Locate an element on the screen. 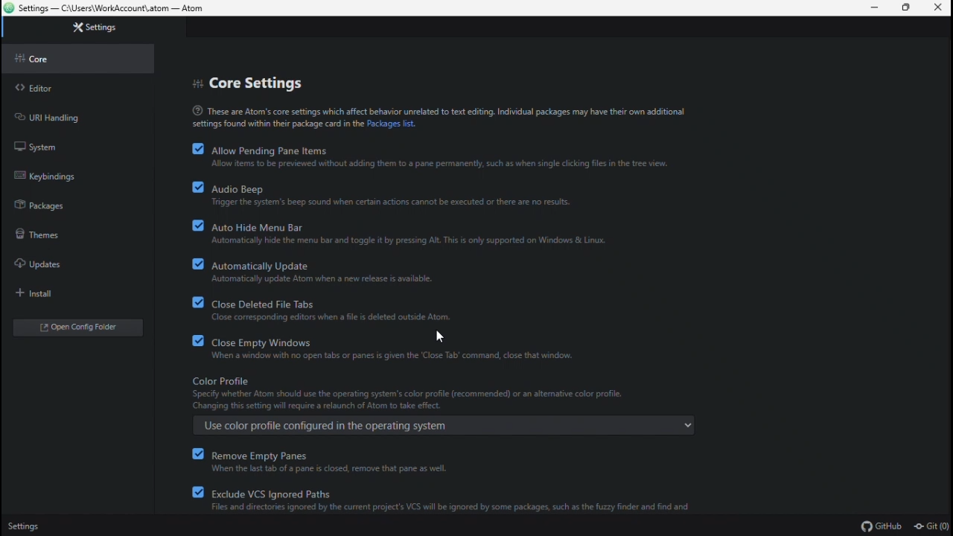 The image size is (953, 536). auto hide menu bar  is located at coordinates (422, 234).